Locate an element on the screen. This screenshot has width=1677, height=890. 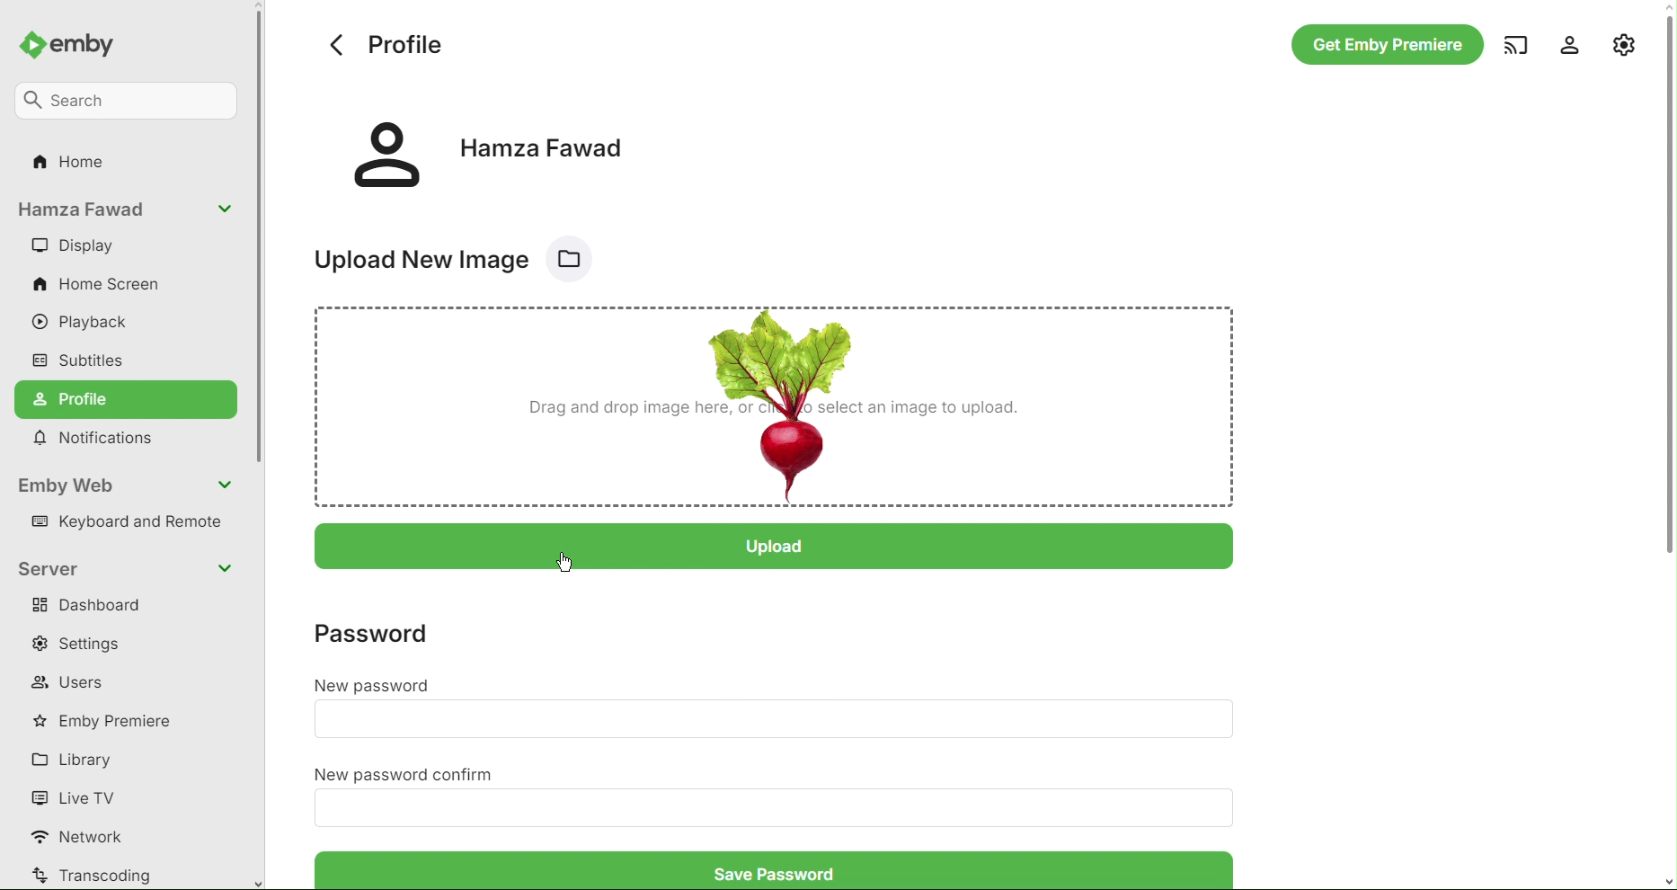
Search is located at coordinates (129, 98).